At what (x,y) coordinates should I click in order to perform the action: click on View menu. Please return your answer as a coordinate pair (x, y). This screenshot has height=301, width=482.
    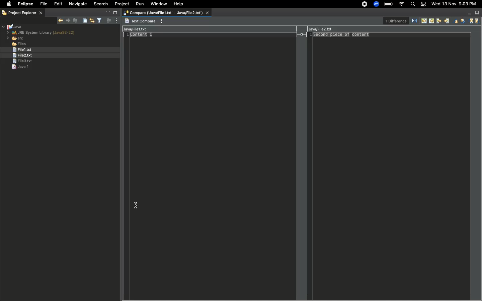
    Looking at the image, I should click on (115, 21).